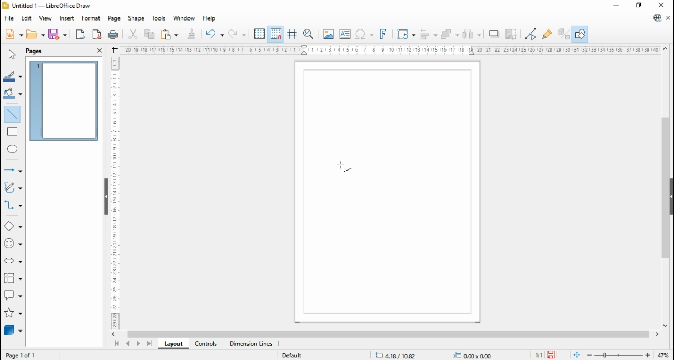 This screenshot has width=674, height=360. Describe the element at coordinates (657, 18) in the screenshot. I see `libreoffice update` at that location.